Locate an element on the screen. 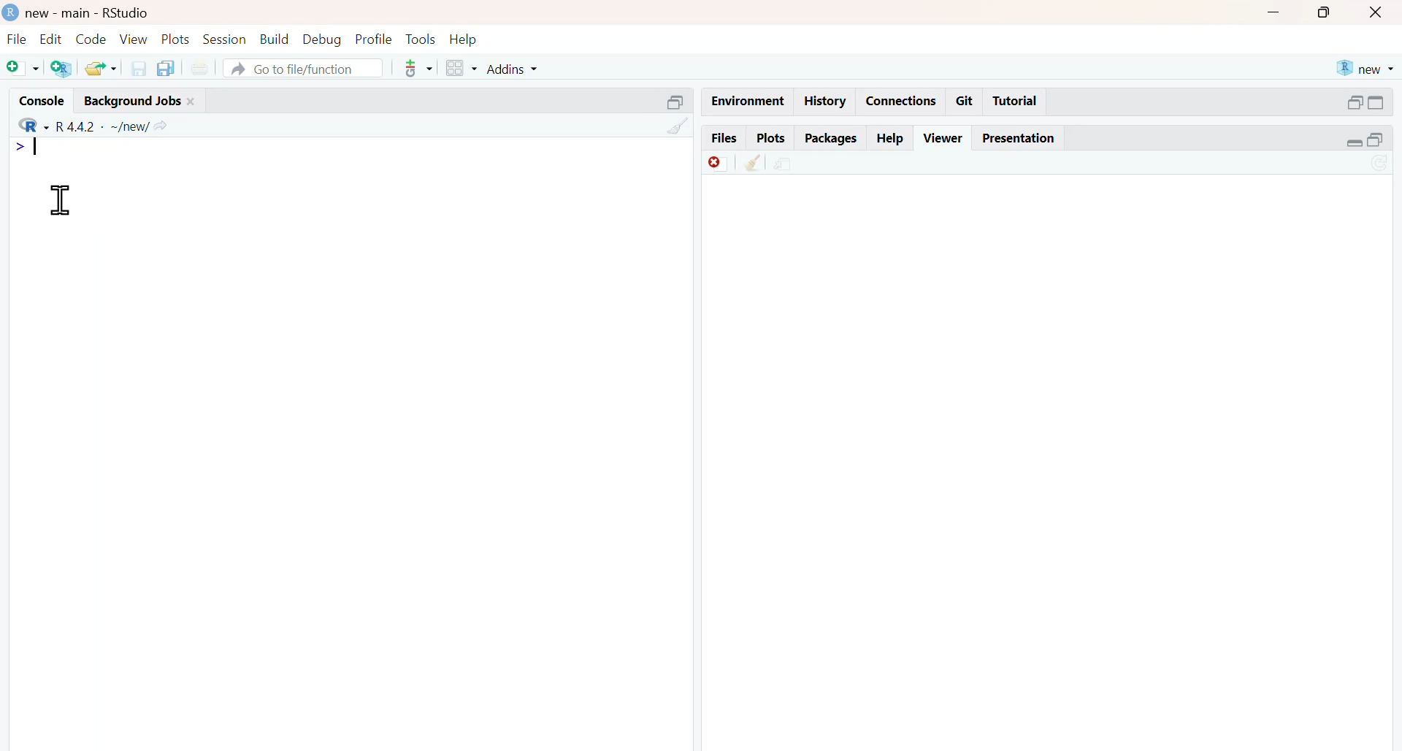 The image size is (1402, 751). close is located at coordinates (191, 102).